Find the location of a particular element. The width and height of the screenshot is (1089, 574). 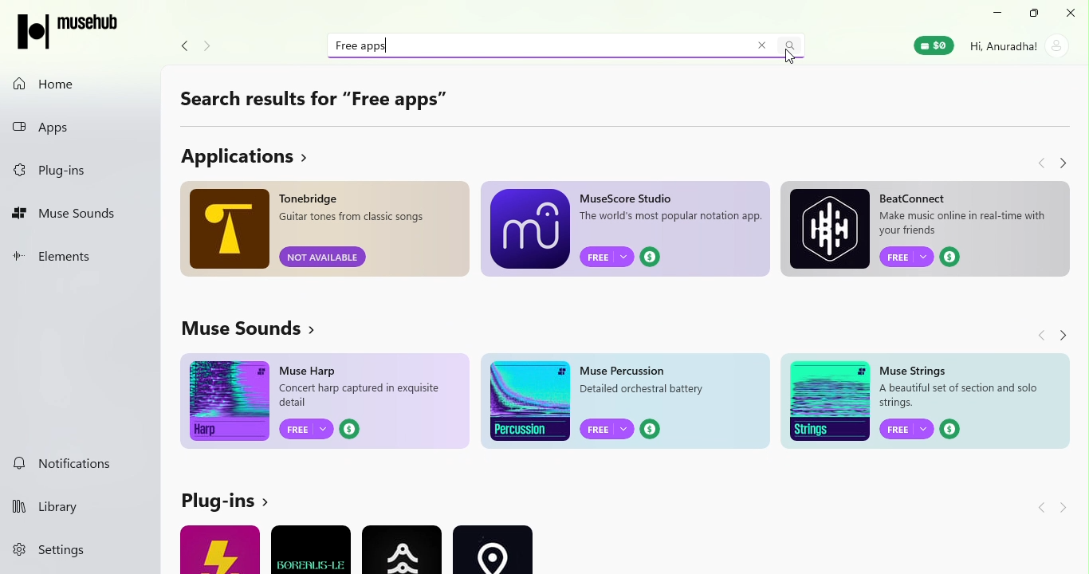

Muse Sounds is located at coordinates (75, 215).